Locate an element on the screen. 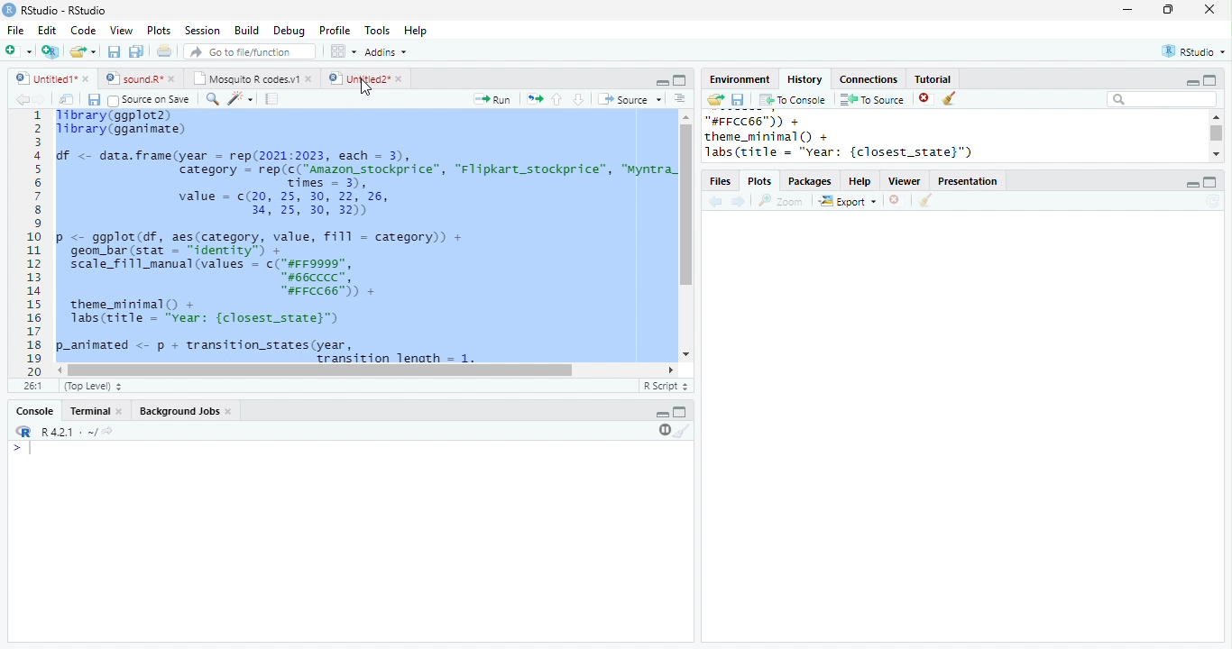 Image resolution: width=1232 pixels, height=649 pixels. Tutorial is located at coordinates (933, 79).